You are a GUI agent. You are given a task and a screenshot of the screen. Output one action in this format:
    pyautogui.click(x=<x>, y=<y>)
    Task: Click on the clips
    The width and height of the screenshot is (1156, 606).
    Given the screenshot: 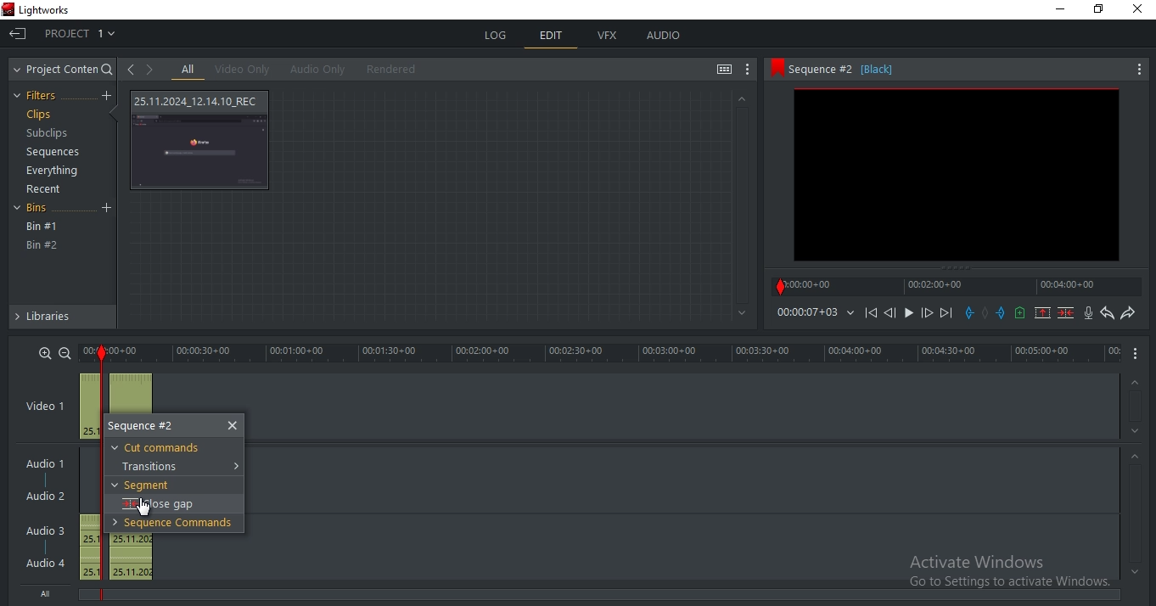 What is the action you would take?
    pyautogui.click(x=38, y=115)
    